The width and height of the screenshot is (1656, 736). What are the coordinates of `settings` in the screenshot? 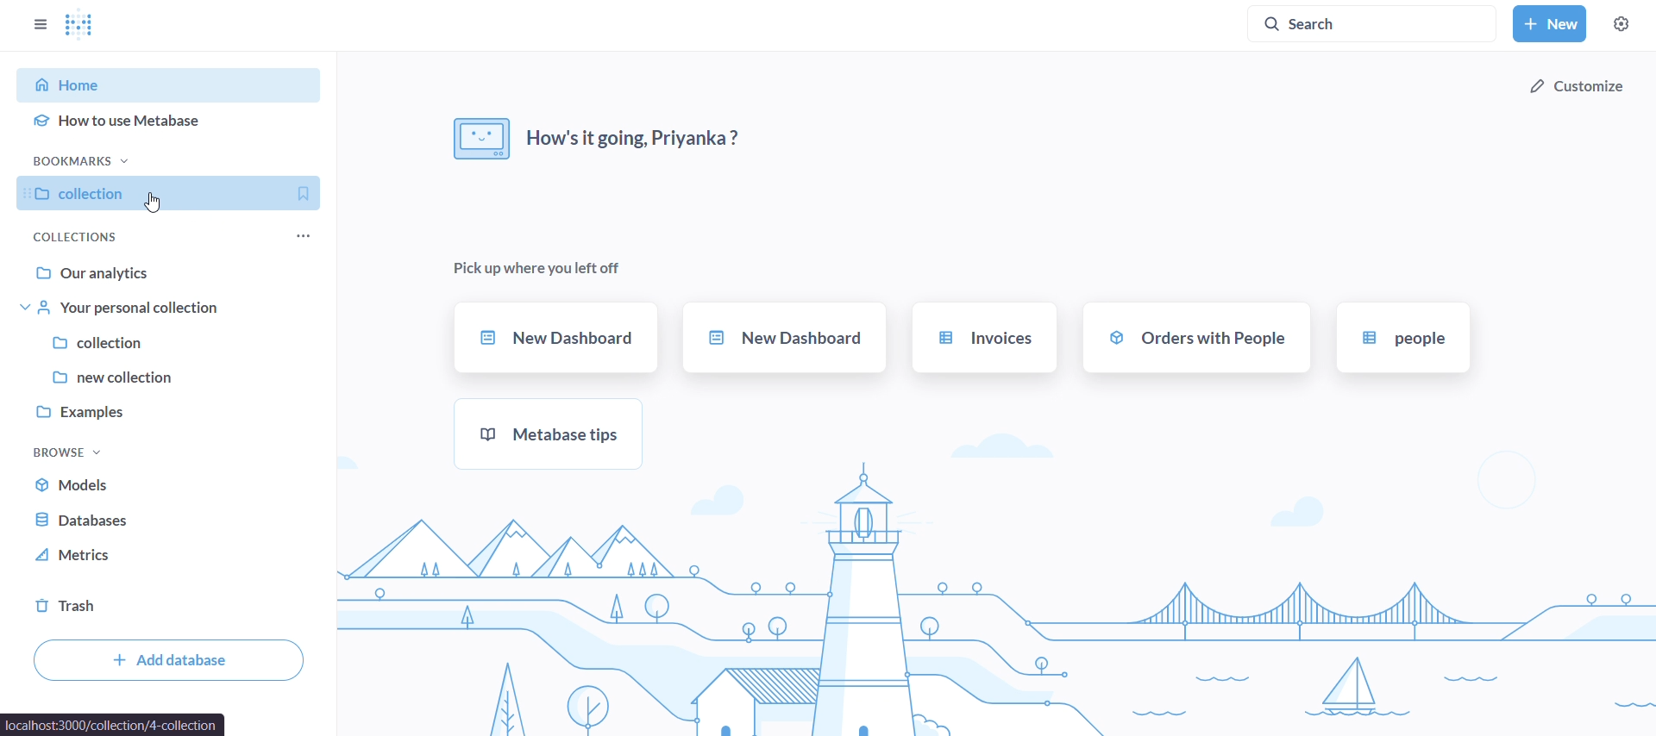 It's located at (1621, 26).